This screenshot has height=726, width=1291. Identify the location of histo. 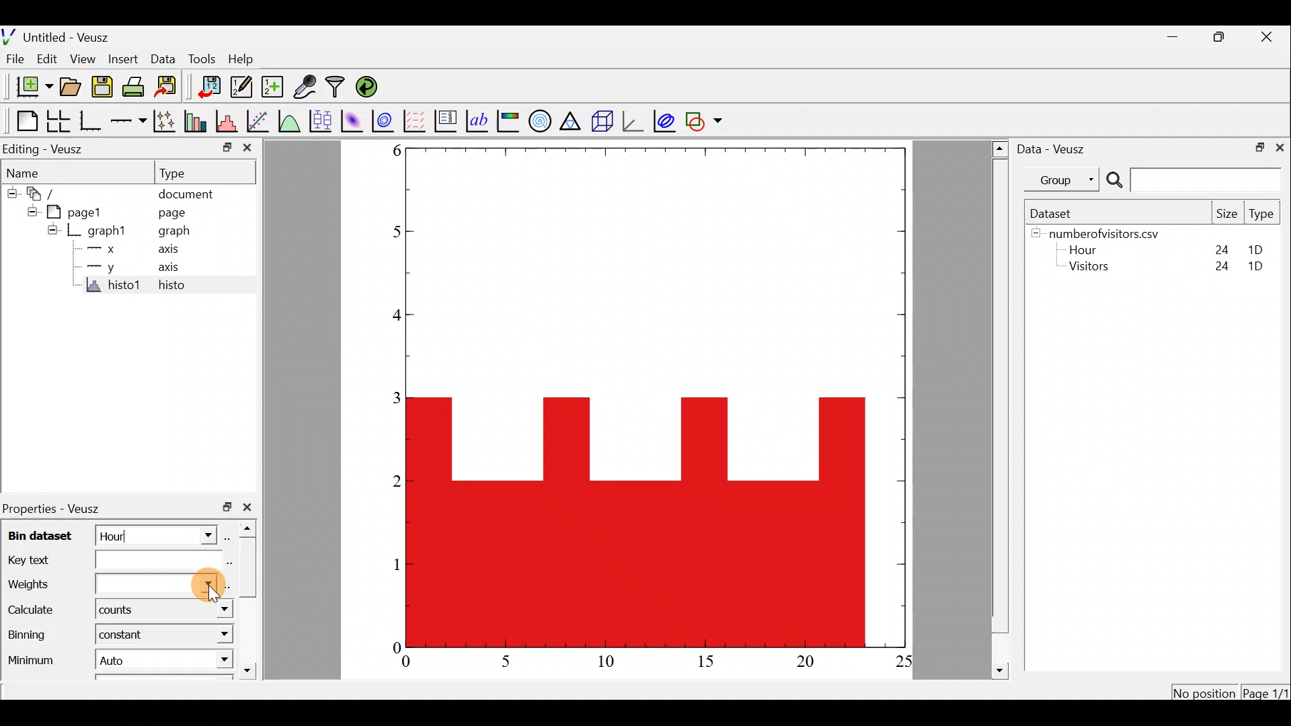
(173, 287).